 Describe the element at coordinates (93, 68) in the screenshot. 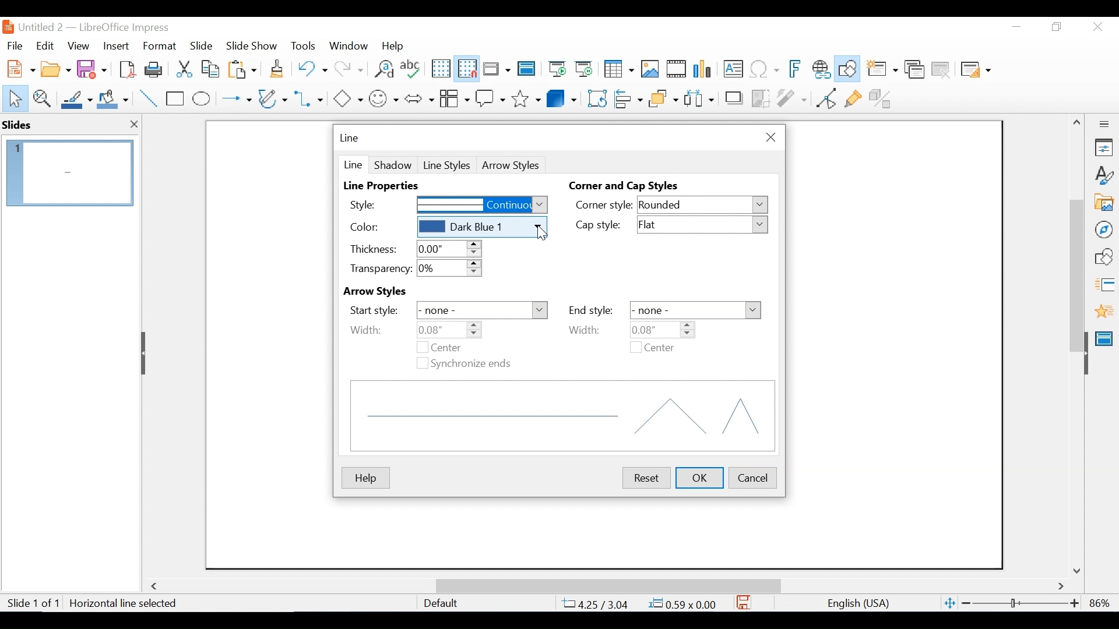

I see `Save` at that location.